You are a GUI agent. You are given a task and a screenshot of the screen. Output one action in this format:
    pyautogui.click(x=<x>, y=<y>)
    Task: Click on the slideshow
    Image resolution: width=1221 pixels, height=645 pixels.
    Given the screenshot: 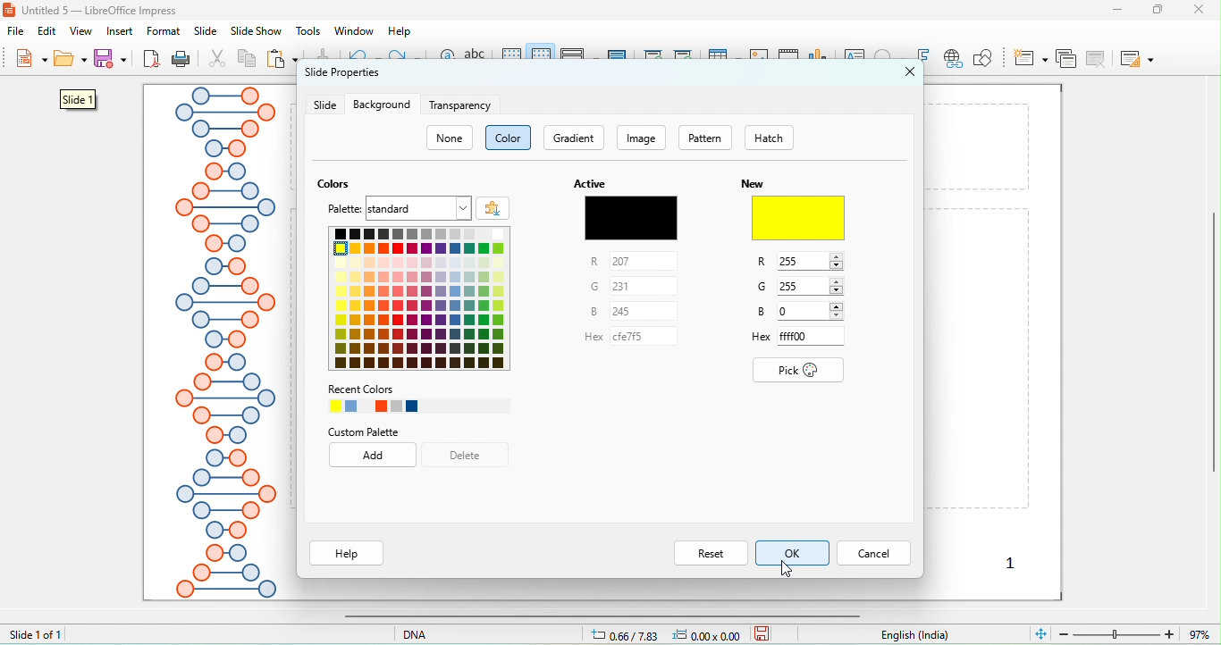 What is the action you would take?
    pyautogui.click(x=255, y=32)
    